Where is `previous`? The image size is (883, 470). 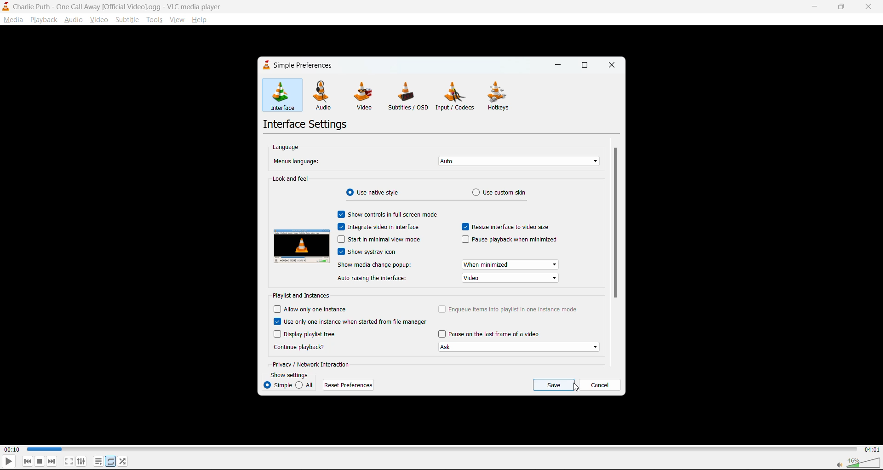
previous is located at coordinates (27, 462).